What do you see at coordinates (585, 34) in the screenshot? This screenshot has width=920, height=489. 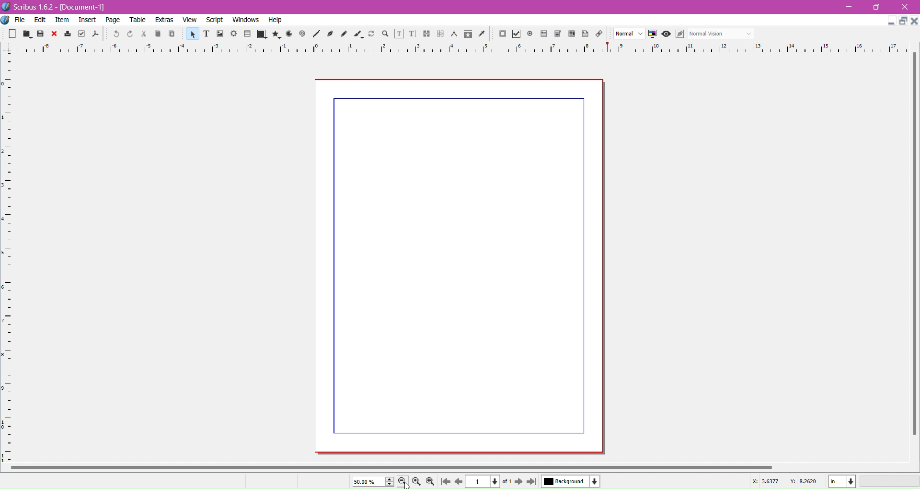 I see `Text Annotations` at bounding box center [585, 34].